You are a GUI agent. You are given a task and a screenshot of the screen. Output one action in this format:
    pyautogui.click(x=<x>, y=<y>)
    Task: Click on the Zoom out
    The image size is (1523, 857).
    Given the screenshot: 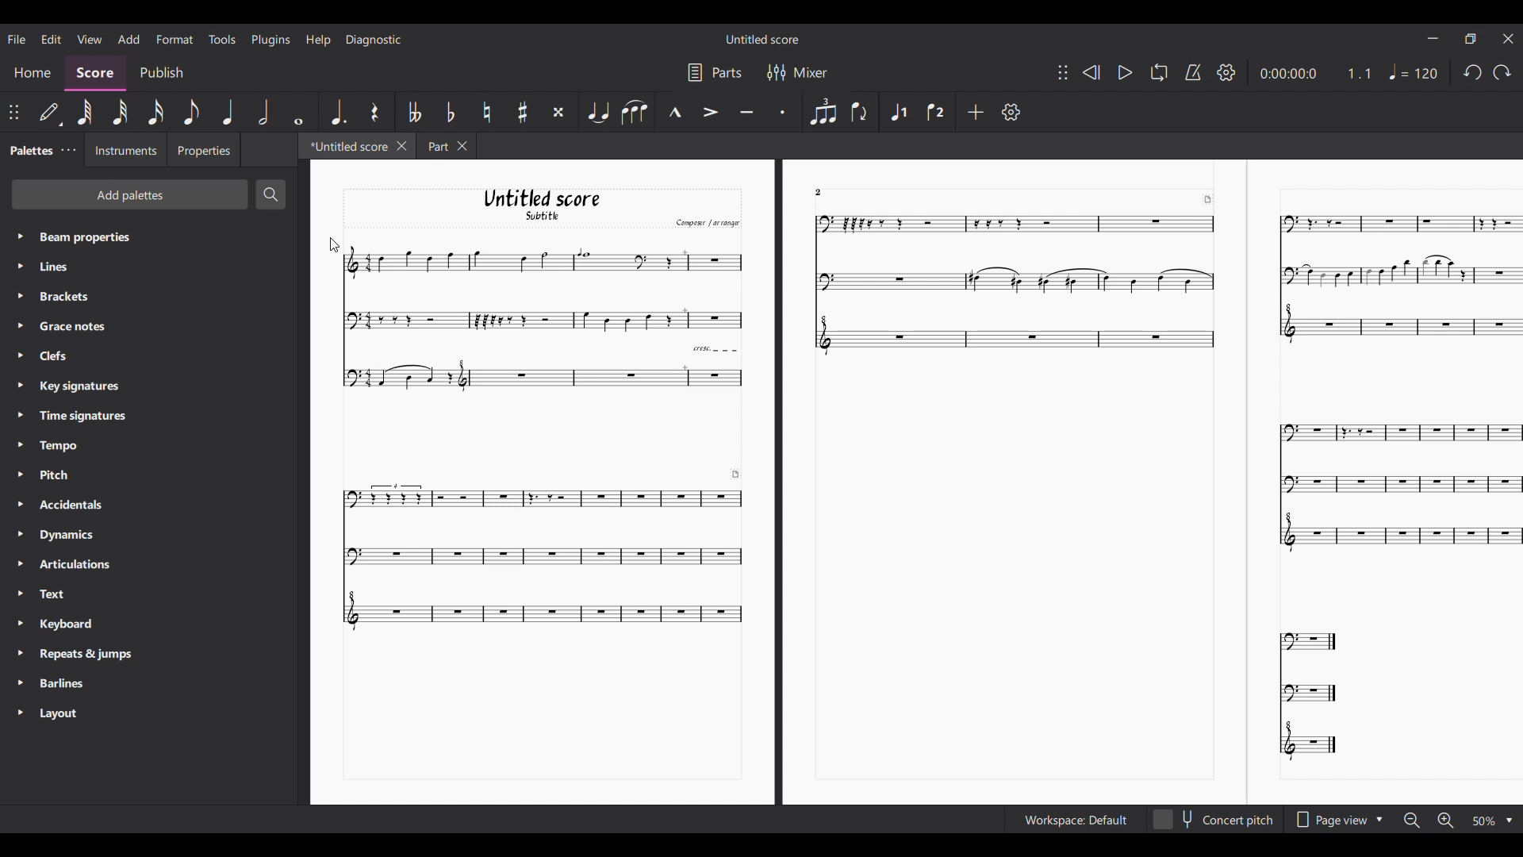 What is the action you would take?
    pyautogui.click(x=1412, y=821)
    